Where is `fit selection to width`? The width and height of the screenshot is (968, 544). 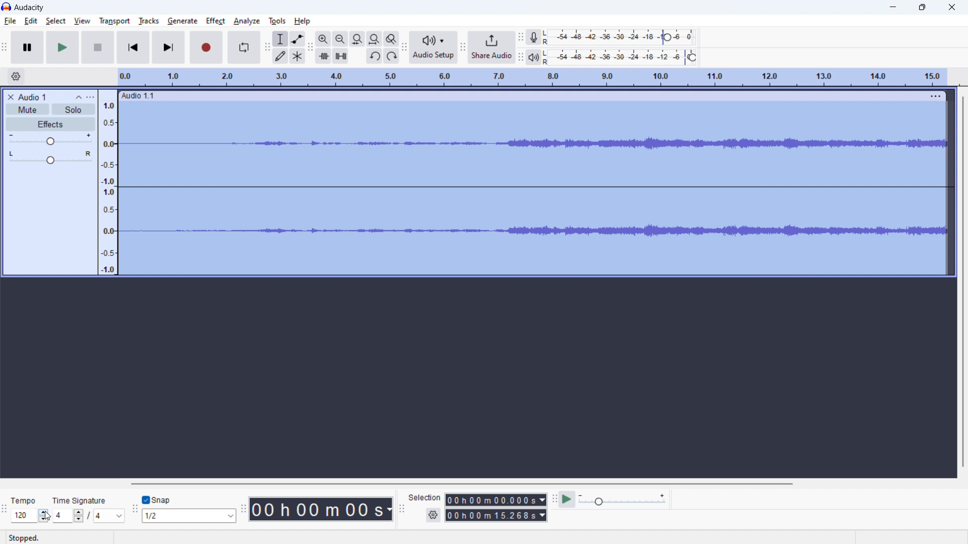
fit selection to width is located at coordinates (357, 39).